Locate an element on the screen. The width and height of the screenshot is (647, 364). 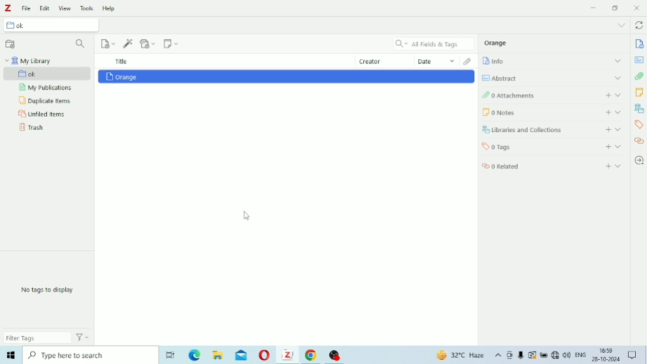
No tags to display is located at coordinates (47, 290).